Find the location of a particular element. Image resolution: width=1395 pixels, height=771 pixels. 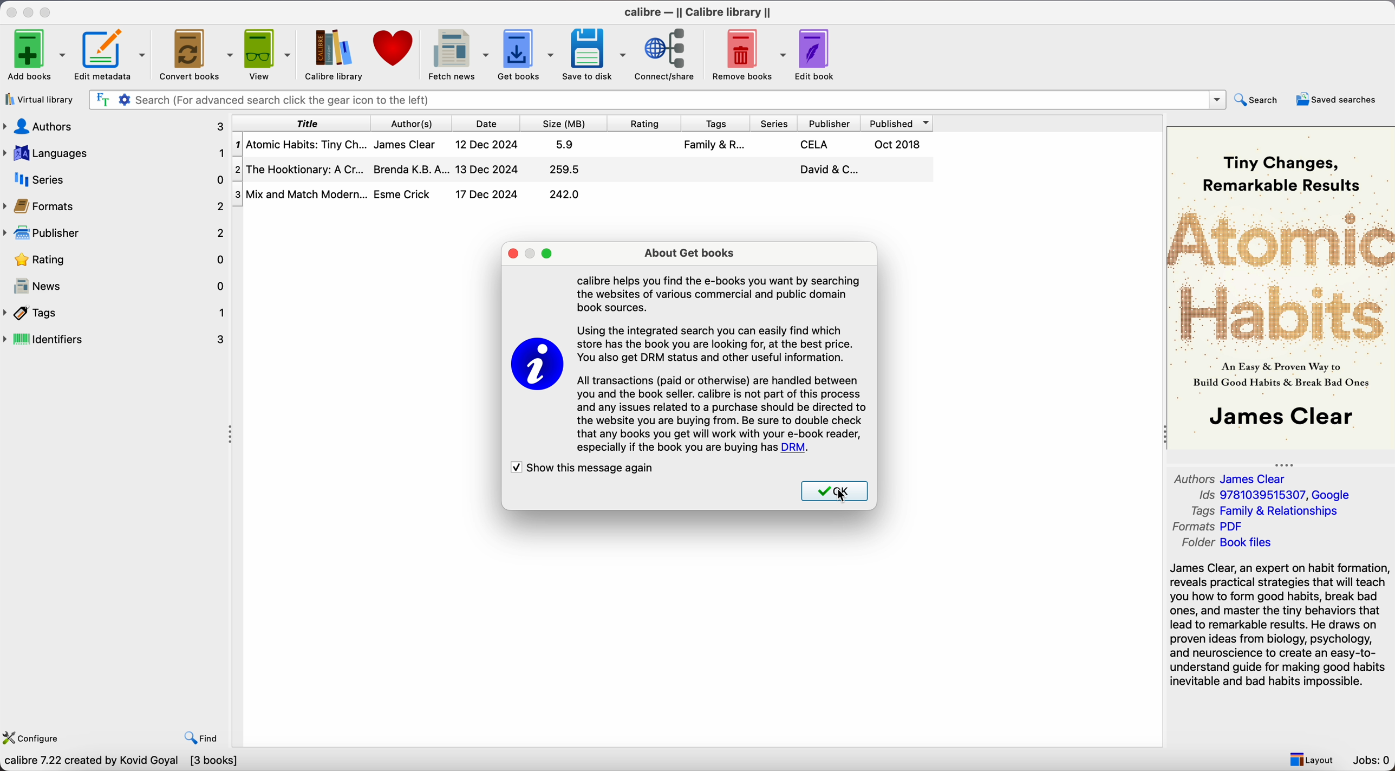

news is located at coordinates (117, 287).